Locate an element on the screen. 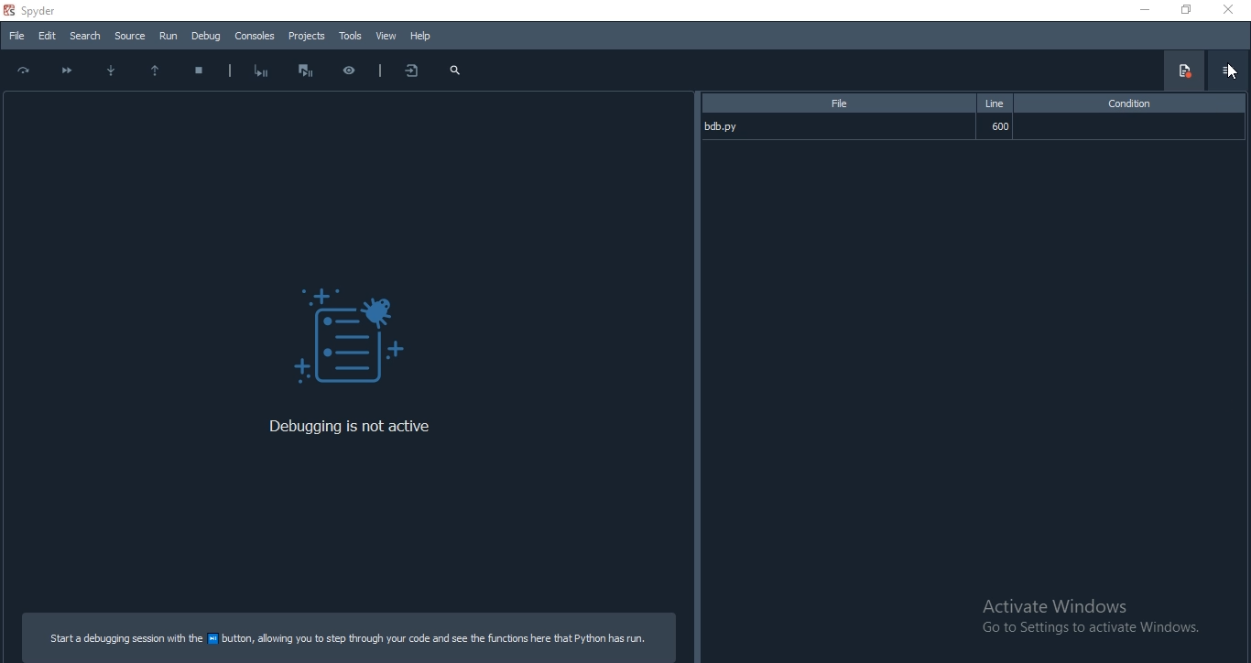  Run is located at coordinates (169, 36).